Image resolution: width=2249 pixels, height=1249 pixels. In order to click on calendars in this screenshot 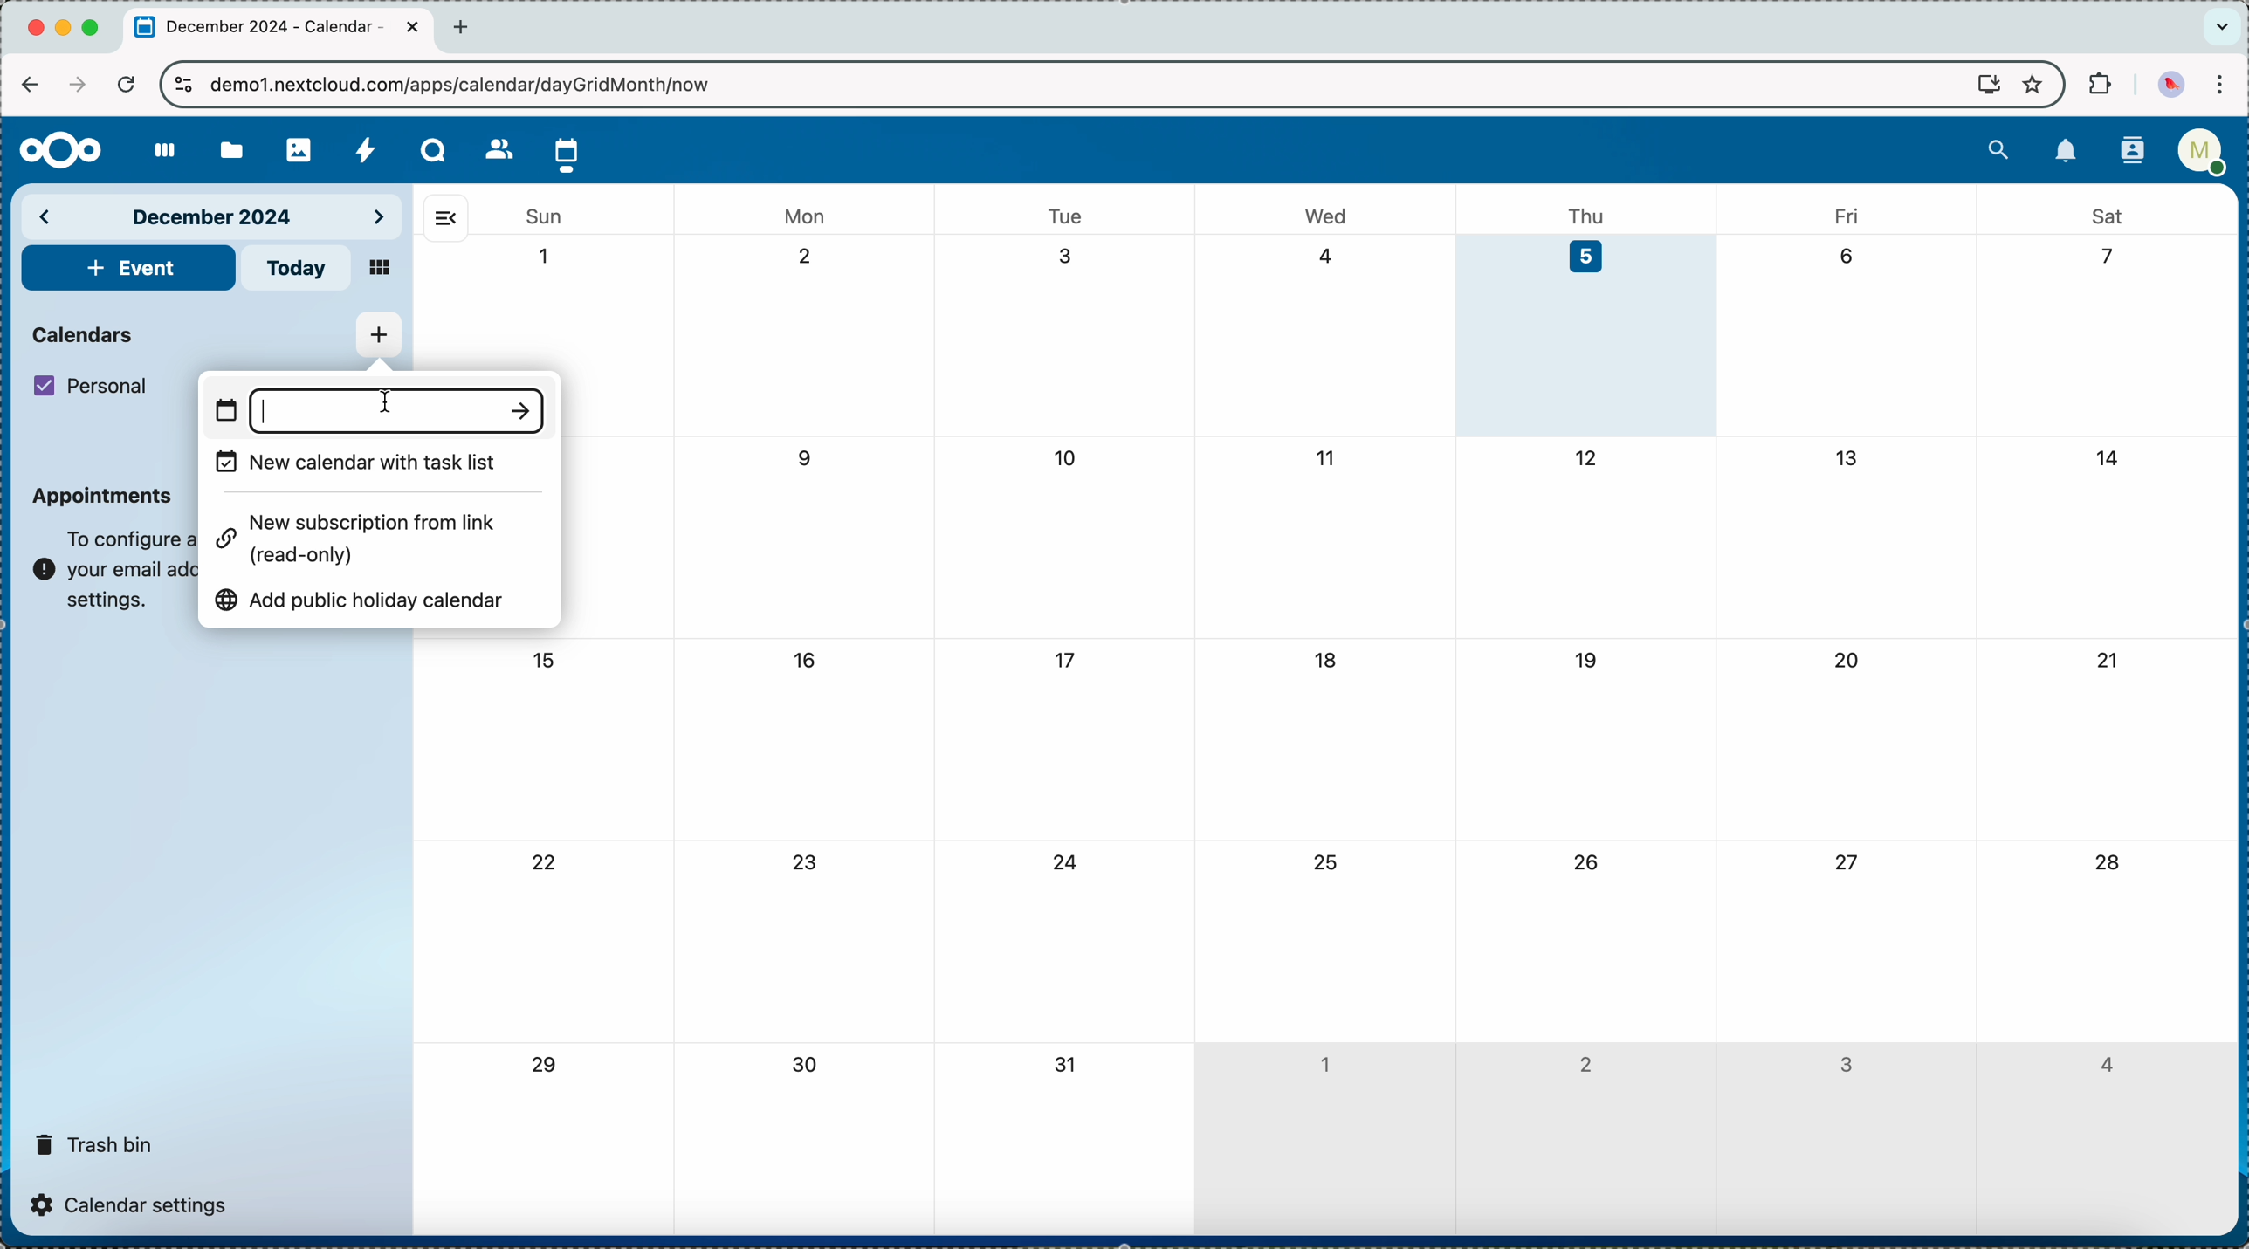, I will do `click(86, 333)`.